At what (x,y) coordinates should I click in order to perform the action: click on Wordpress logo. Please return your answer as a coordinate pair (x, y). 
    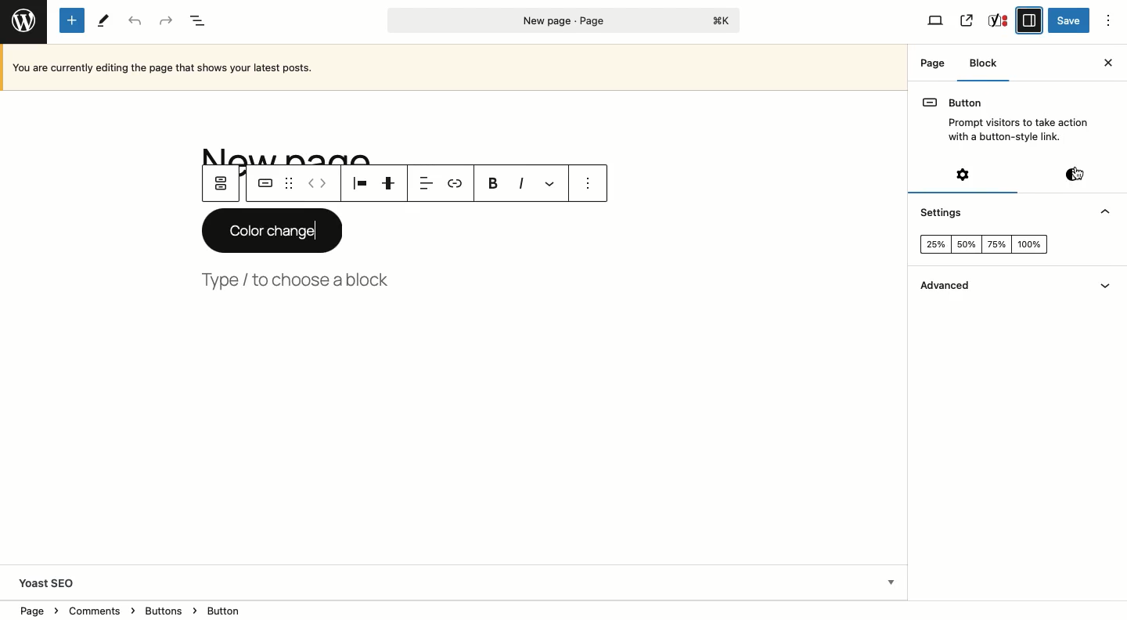
    Looking at the image, I should click on (23, 20).